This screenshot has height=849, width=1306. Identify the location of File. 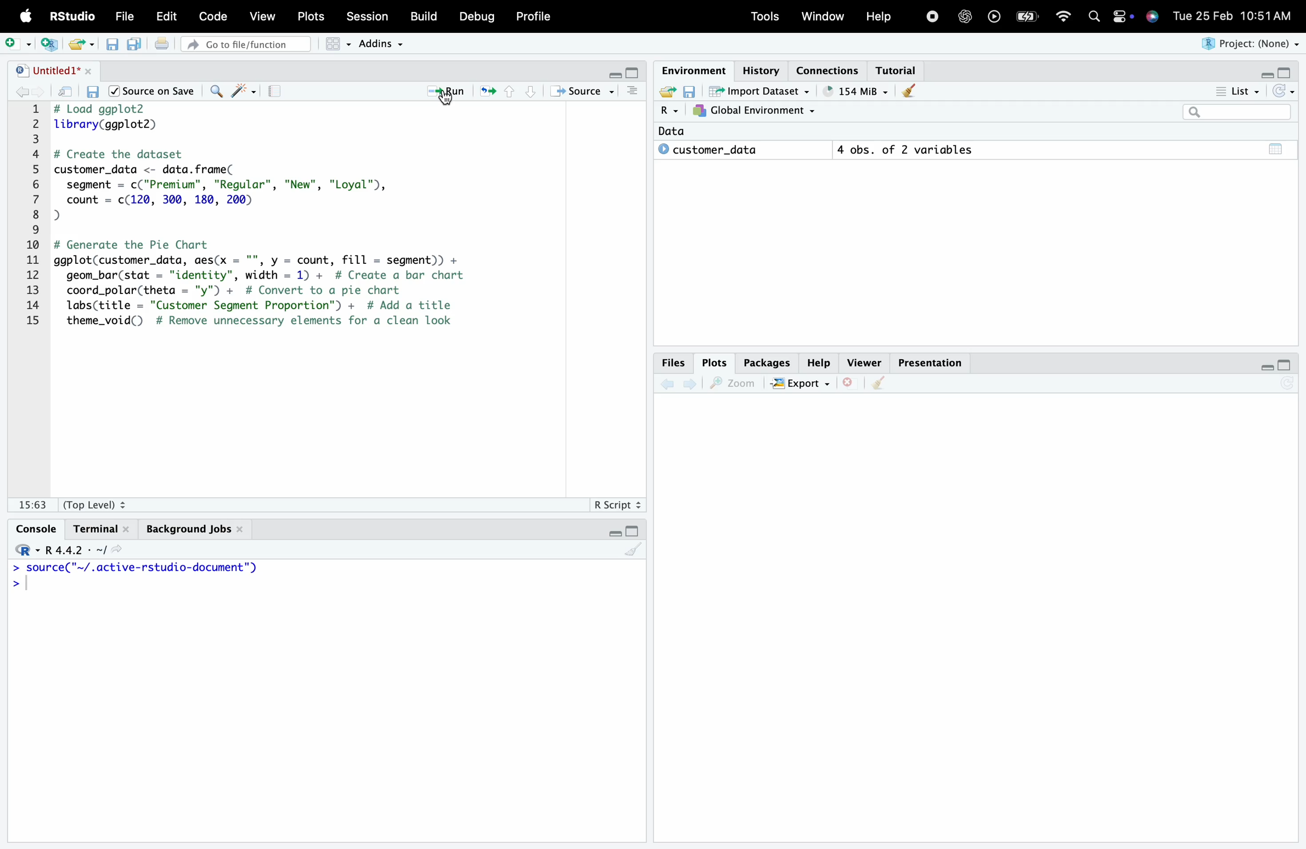
(127, 17).